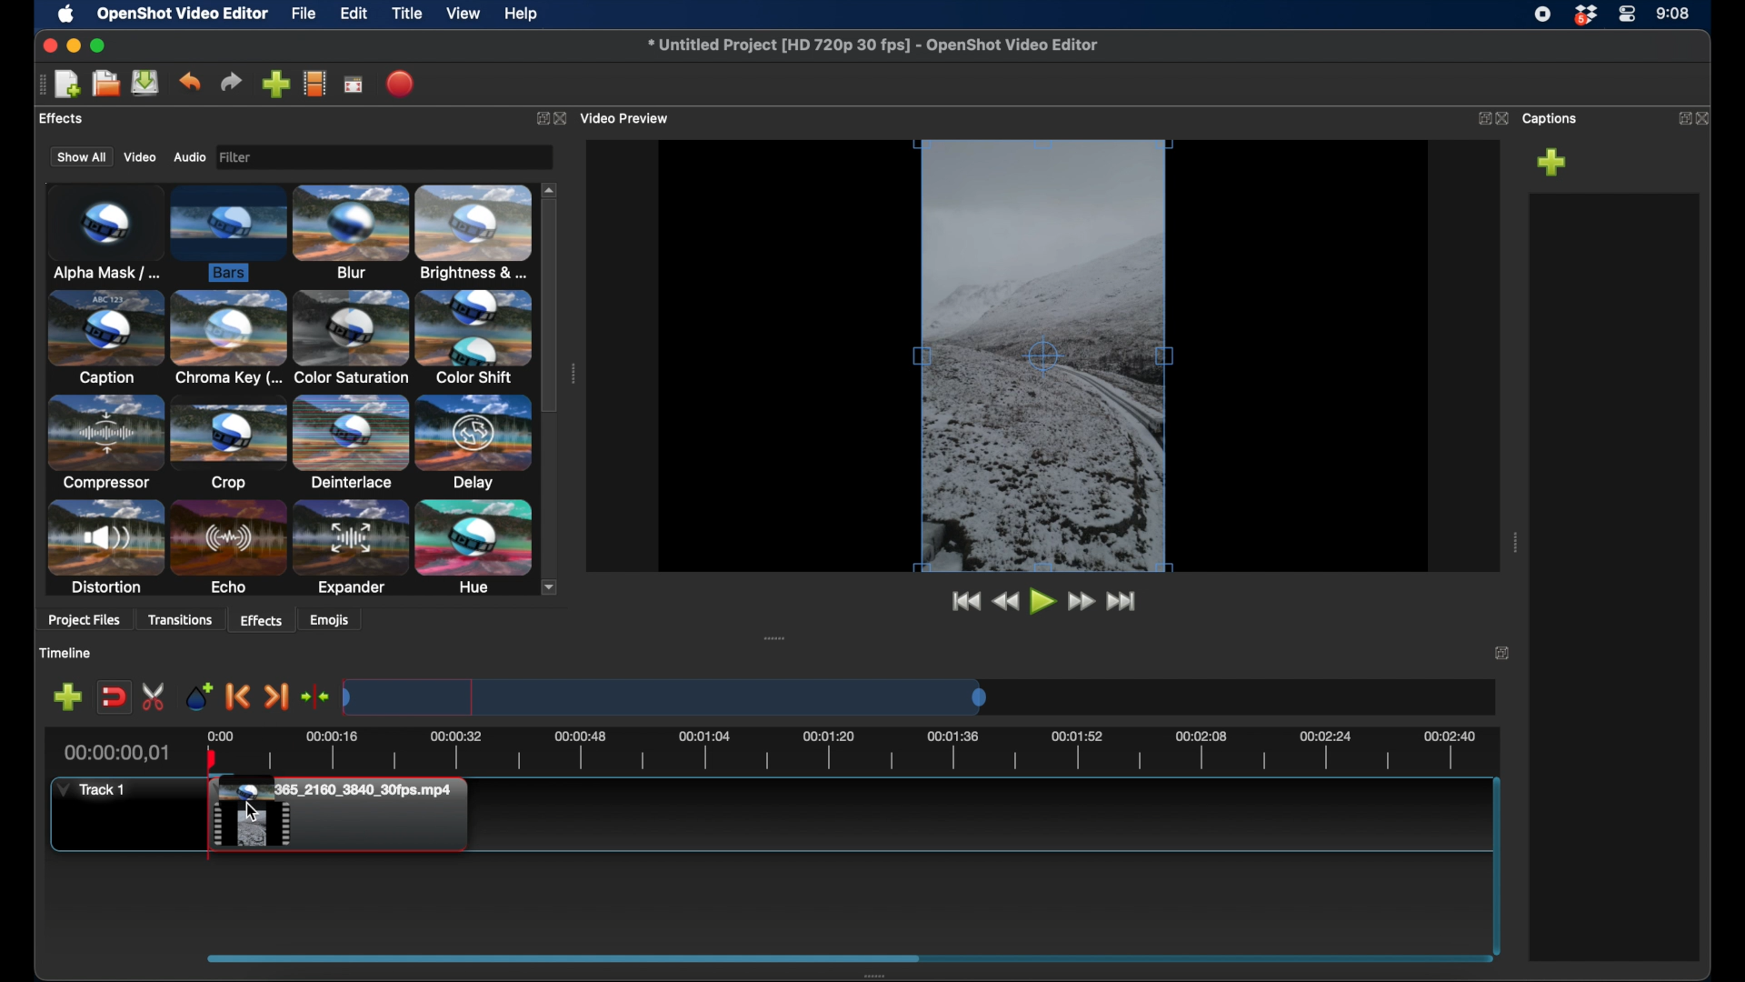 Image resolution: width=1745 pixels, height=982 pixels. I want to click on emojis, so click(331, 621).